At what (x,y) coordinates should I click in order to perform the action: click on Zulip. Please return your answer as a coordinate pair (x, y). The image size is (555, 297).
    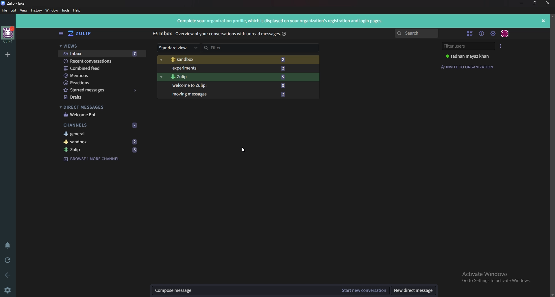
    Looking at the image, I should click on (101, 150).